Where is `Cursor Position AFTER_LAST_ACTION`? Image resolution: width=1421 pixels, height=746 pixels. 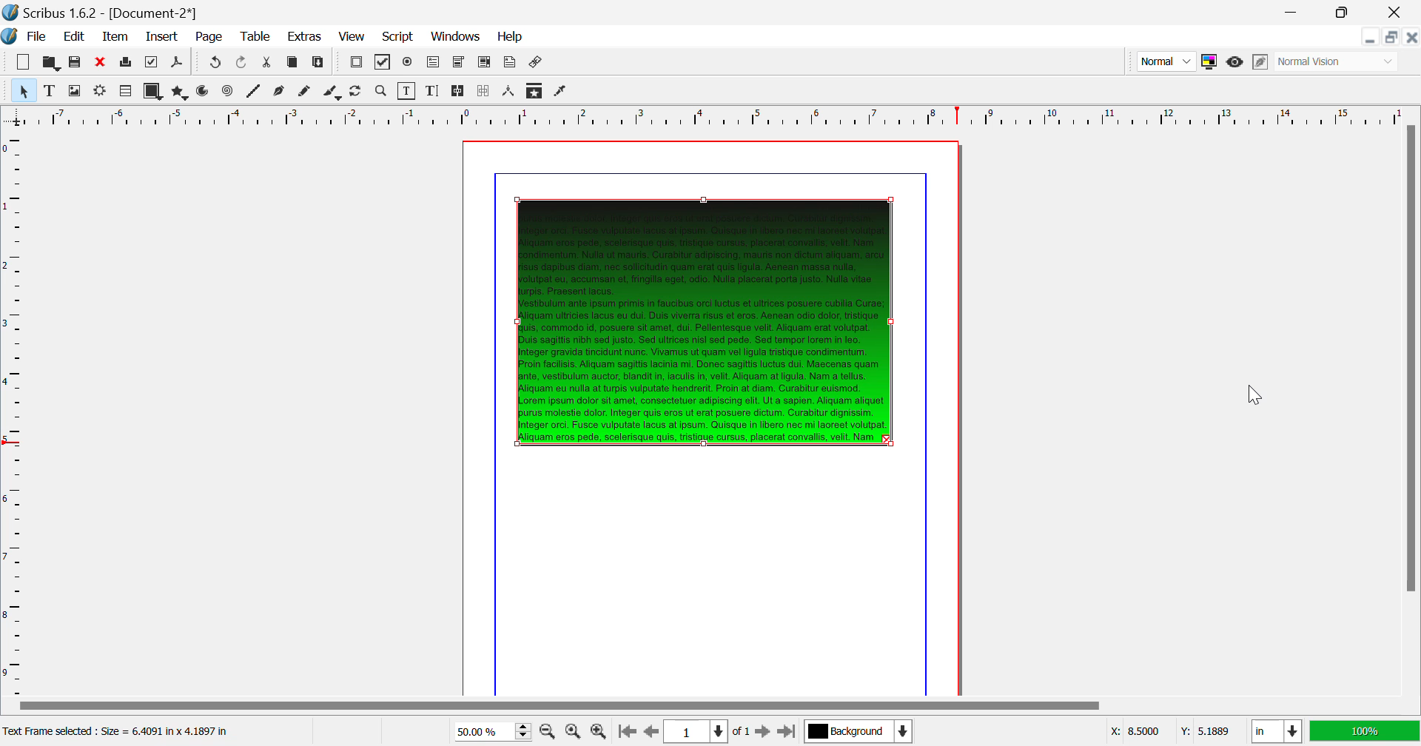 Cursor Position AFTER_LAST_ACTION is located at coordinates (1260, 400).